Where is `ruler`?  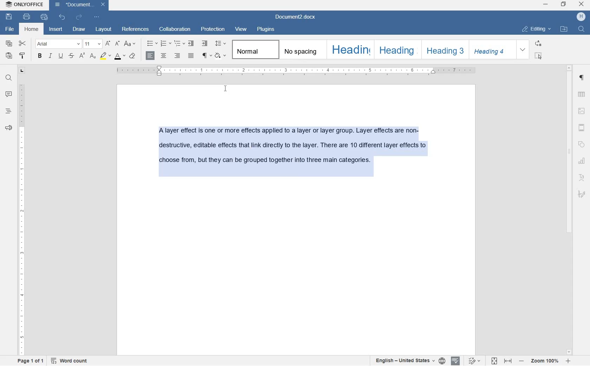
ruler is located at coordinates (297, 71).